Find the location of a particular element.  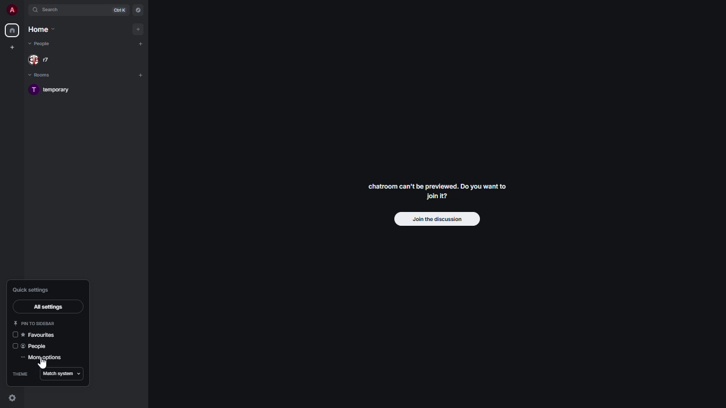

chatroom can't be previewed is located at coordinates (437, 193).